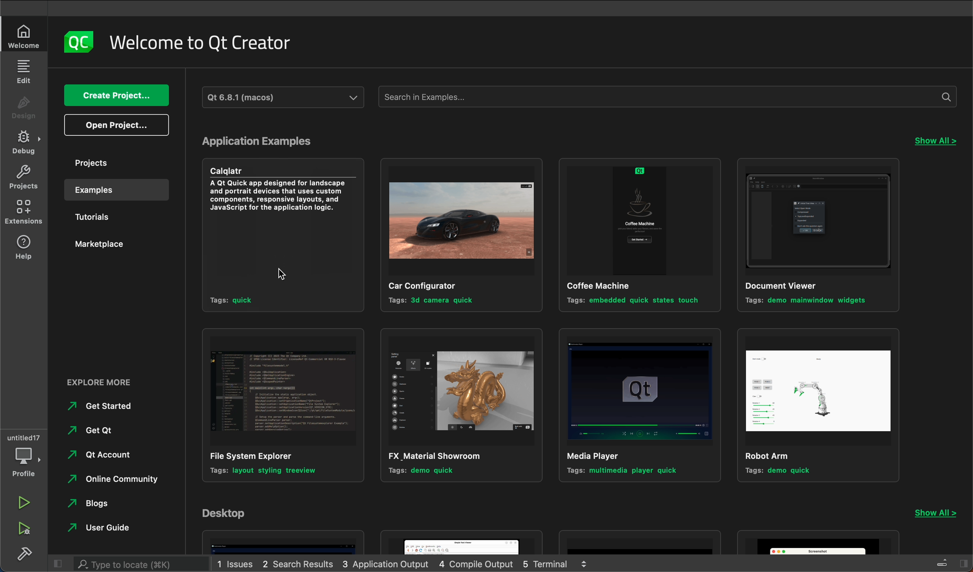  I want to click on create, so click(113, 95).